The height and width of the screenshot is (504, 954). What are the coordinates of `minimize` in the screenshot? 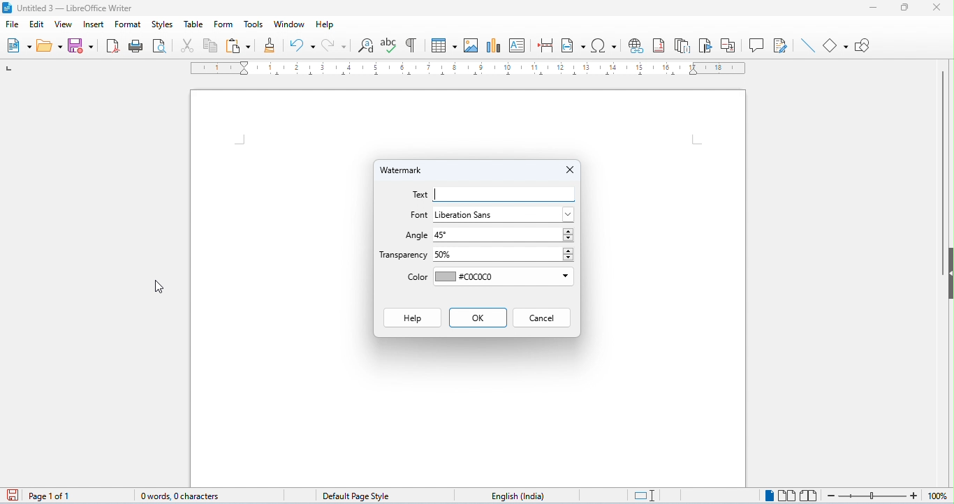 It's located at (874, 8).